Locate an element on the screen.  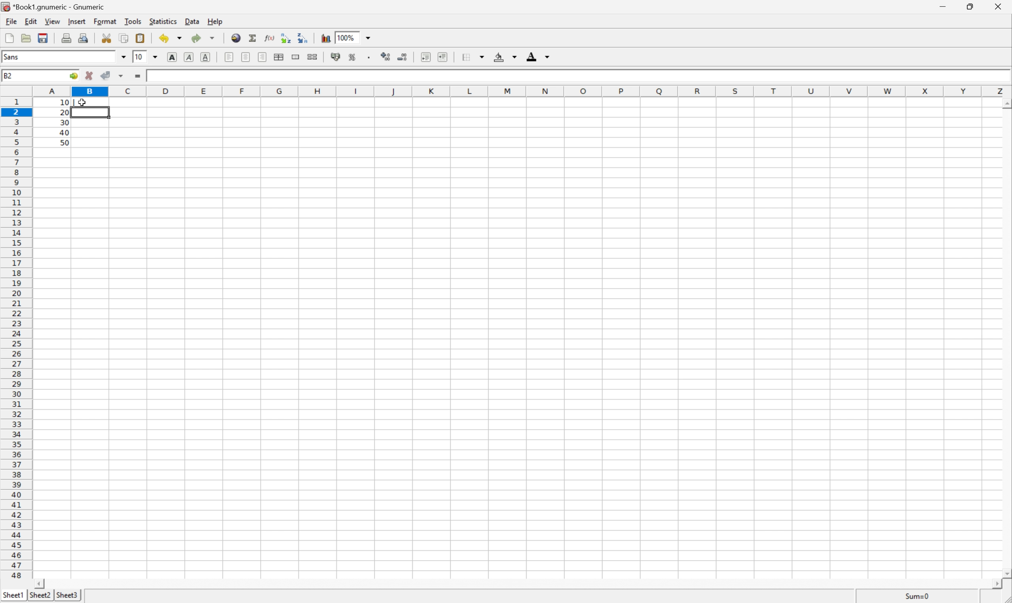
Edit a function in current cell is located at coordinates (271, 37).